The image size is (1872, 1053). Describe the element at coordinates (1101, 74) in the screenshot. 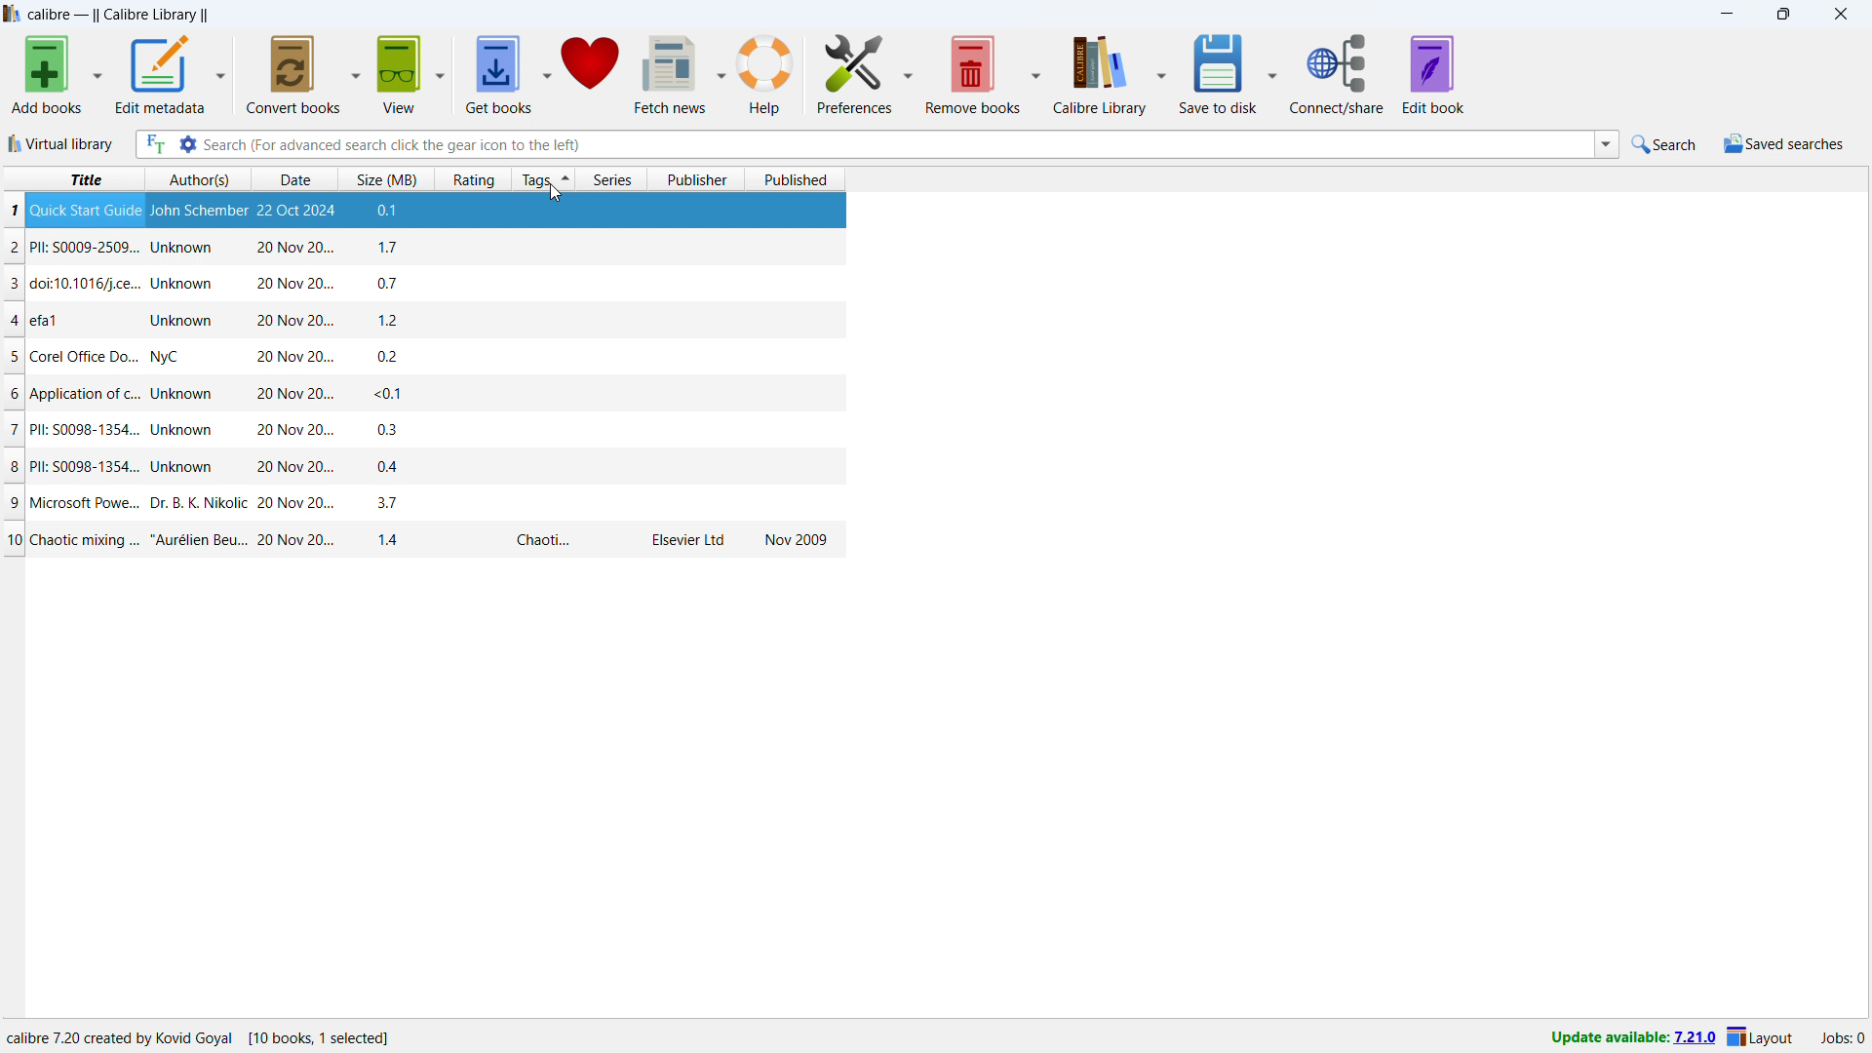

I see `calibre library` at that location.